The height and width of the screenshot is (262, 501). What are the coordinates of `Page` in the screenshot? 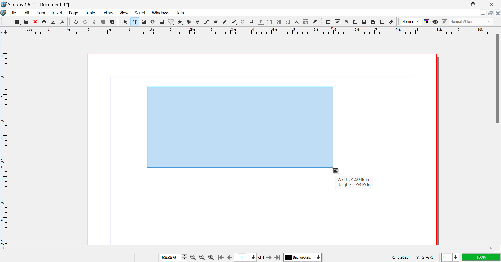 It's located at (75, 14).